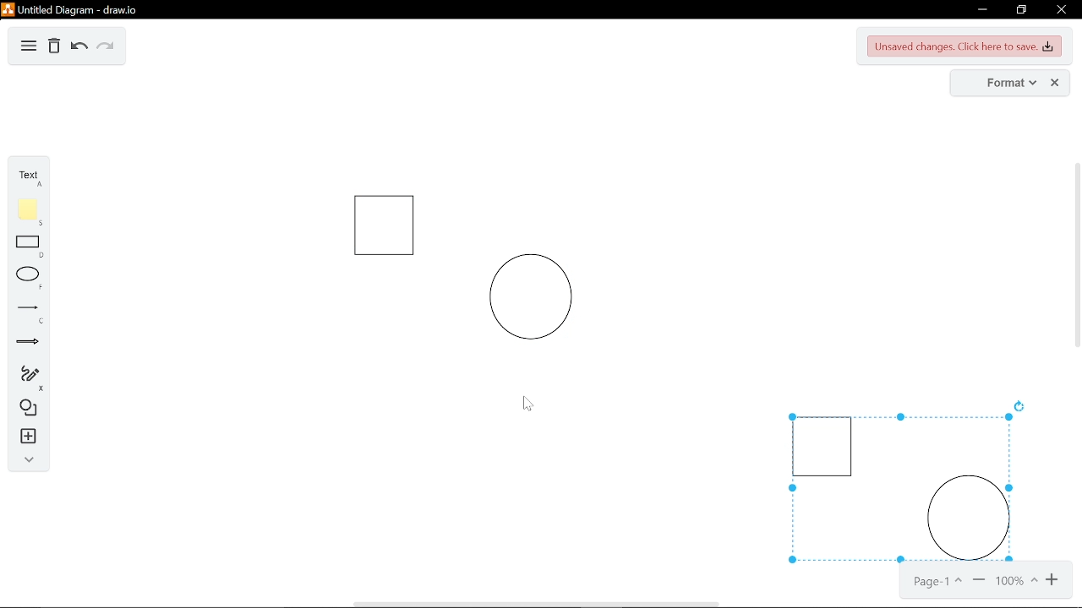 Image resolution: width=1082 pixels, height=608 pixels. What do you see at coordinates (1060, 9) in the screenshot?
I see `close` at bounding box center [1060, 9].